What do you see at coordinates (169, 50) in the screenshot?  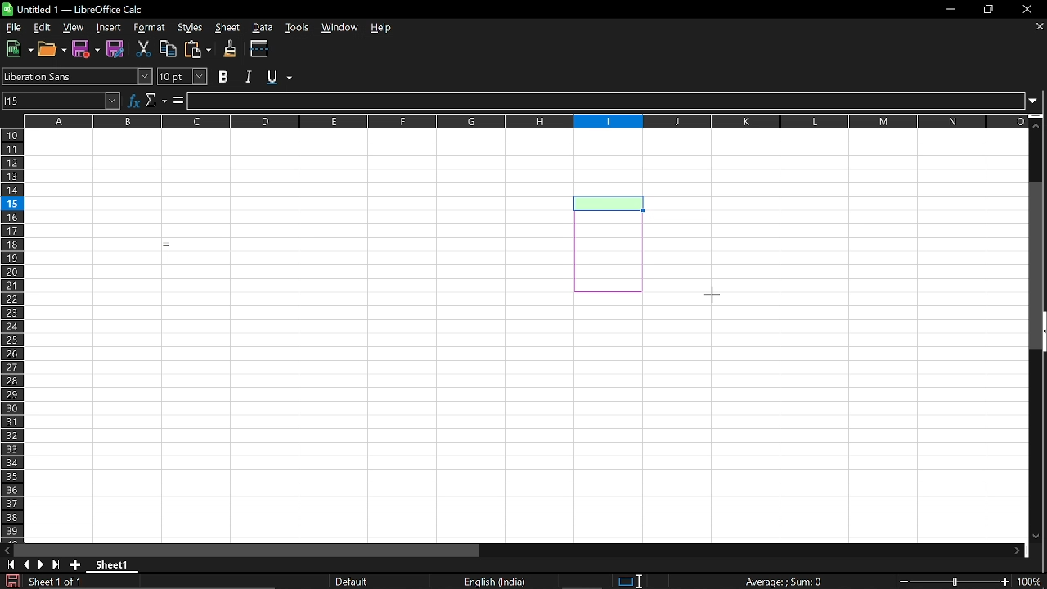 I see `Copy` at bounding box center [169, 50].